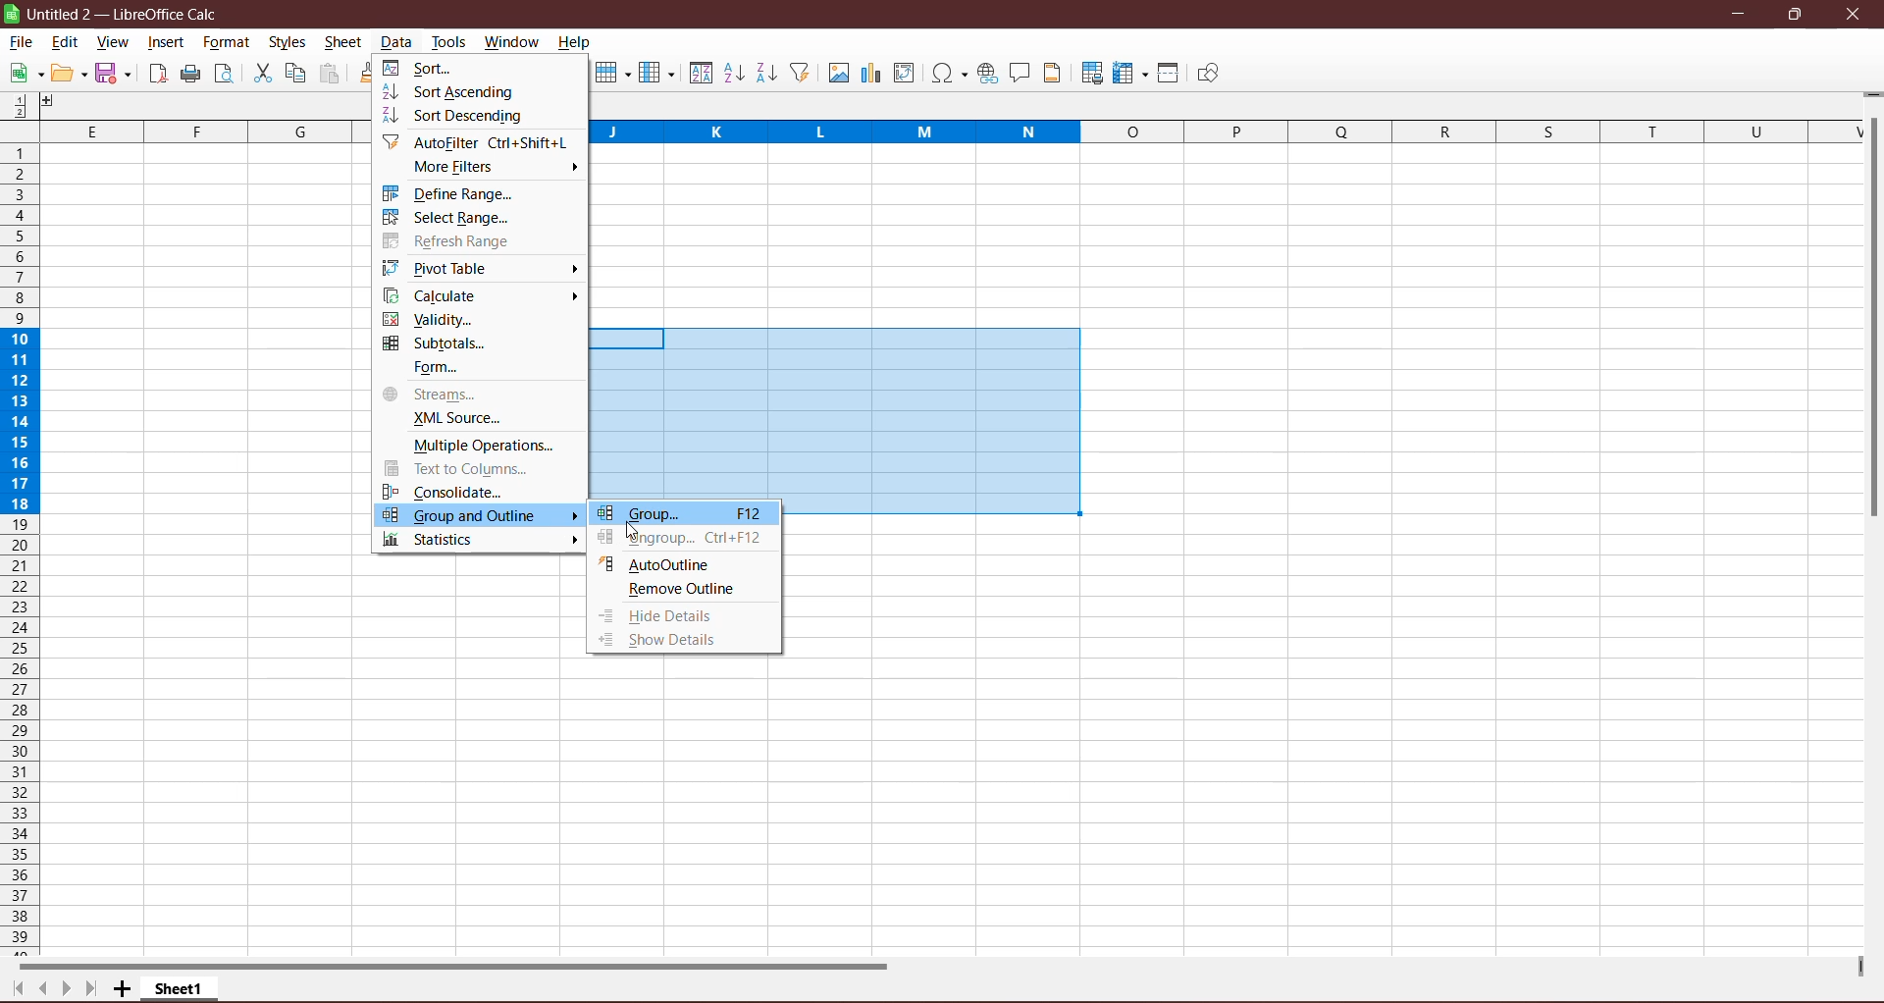  What do you see at coordinates (466, 965) in the screenshot?
I see `Horizontal Scroll Bar` at bounding box center [466, 965].